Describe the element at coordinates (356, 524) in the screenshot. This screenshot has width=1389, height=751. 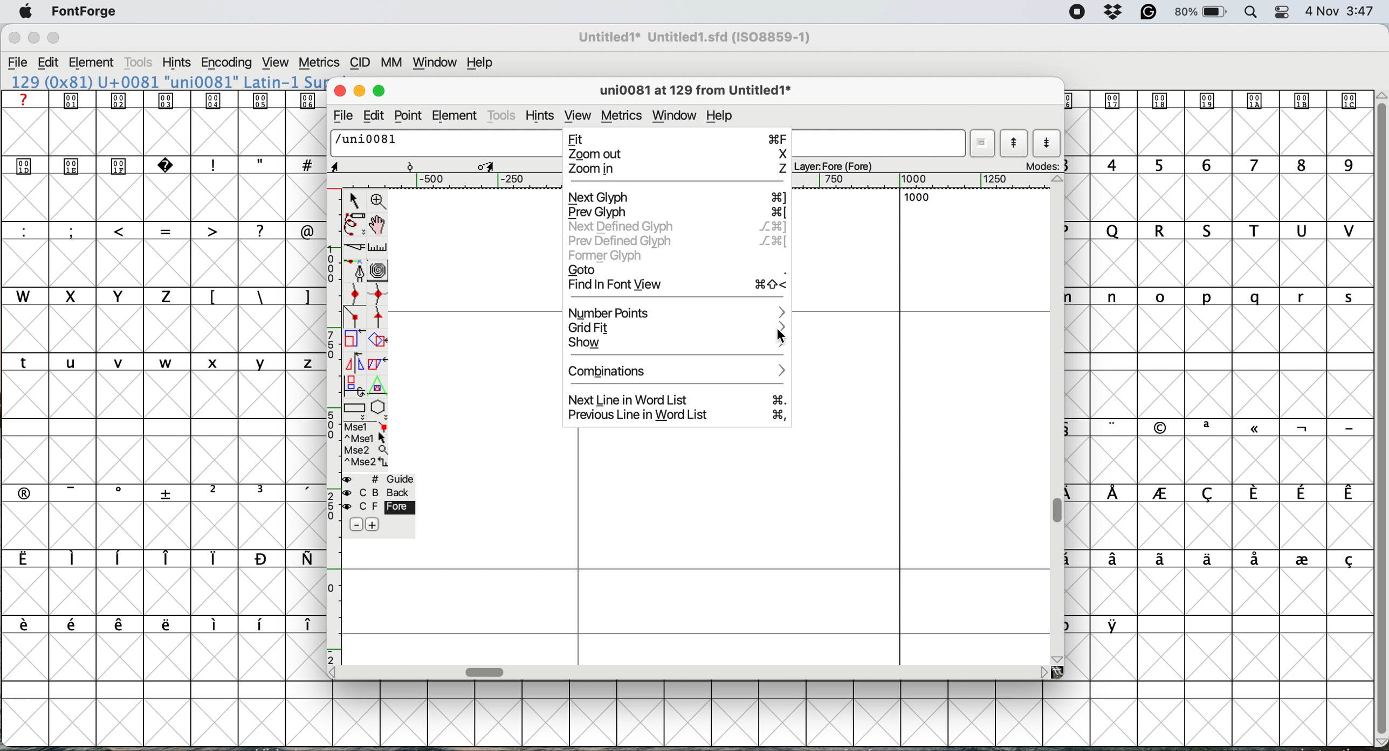
I see `Minus` at that location.